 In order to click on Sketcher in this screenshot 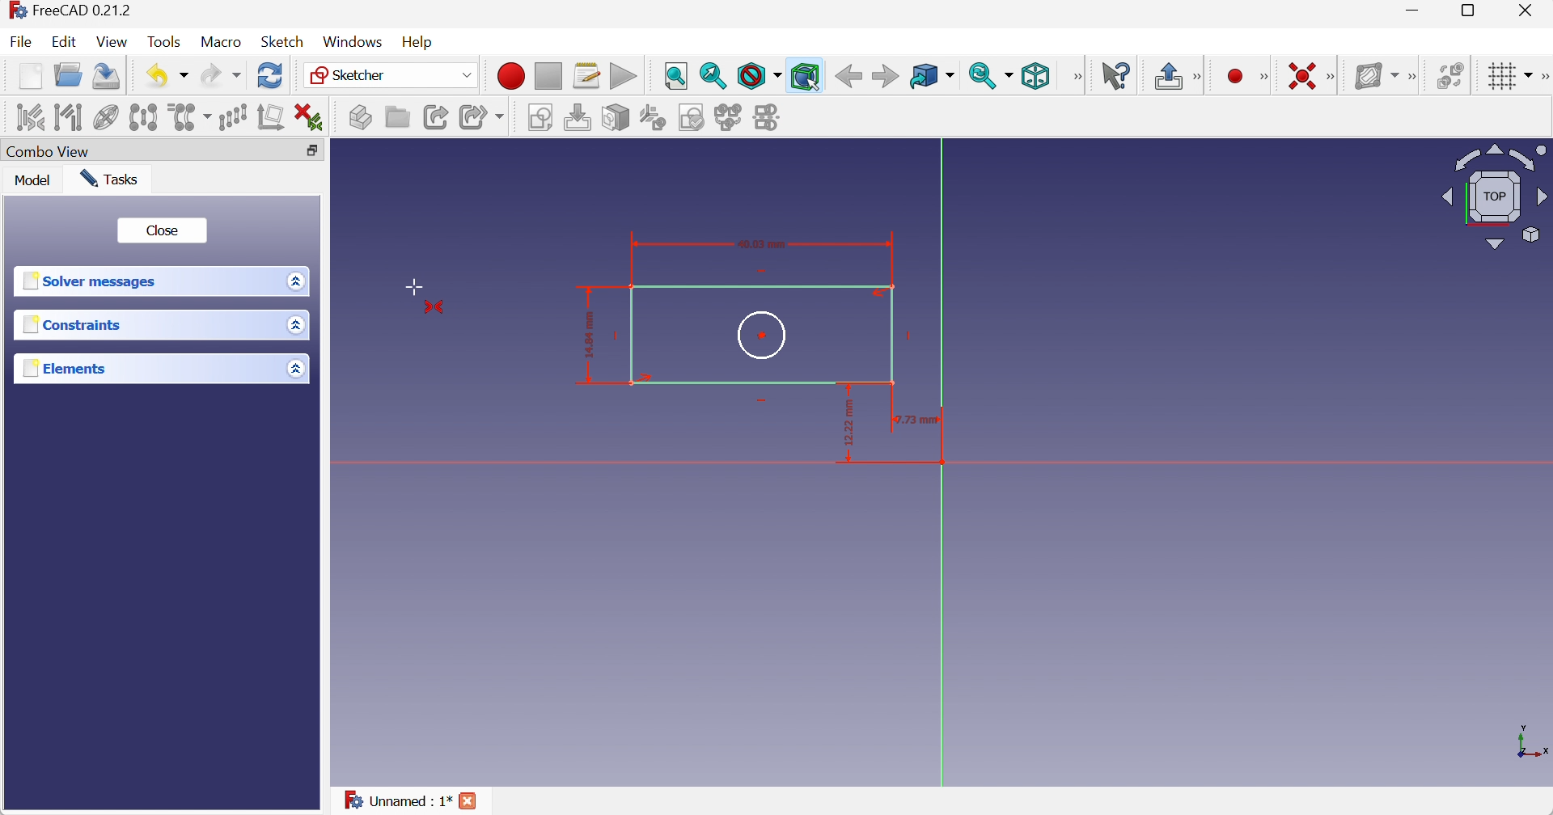, I will do `click(394, 76)`.